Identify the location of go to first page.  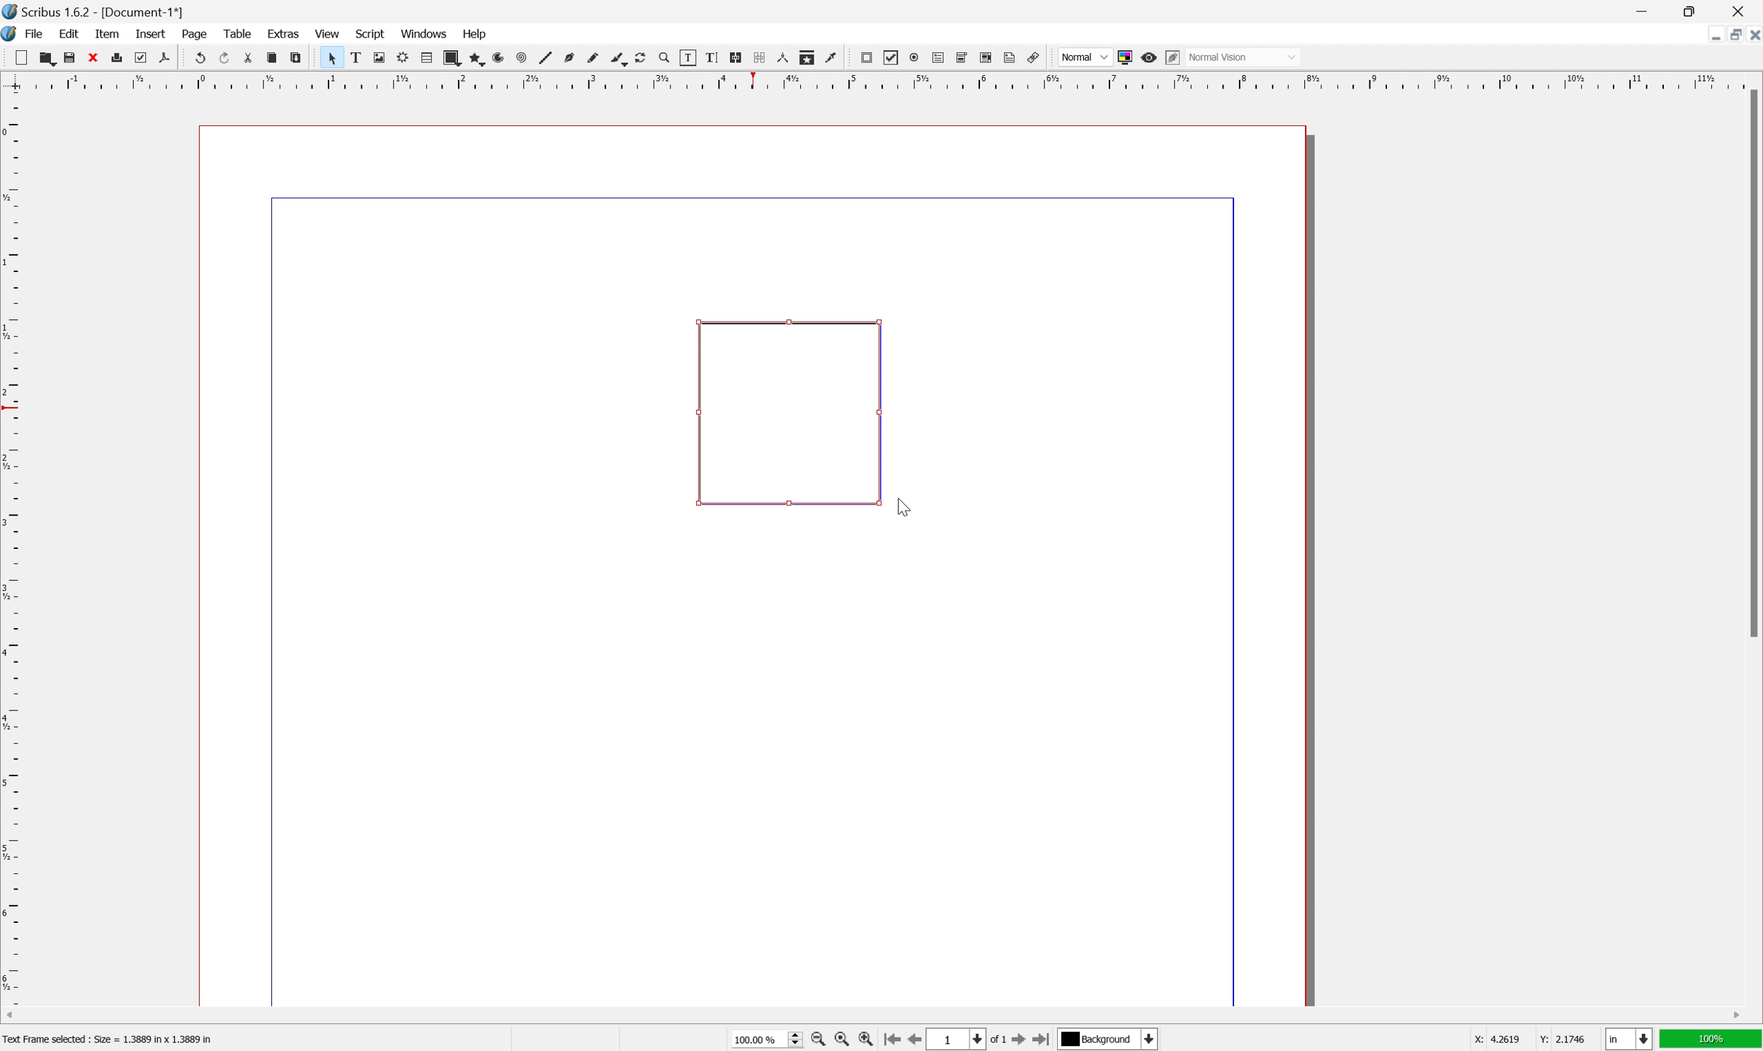
(891, 1040).